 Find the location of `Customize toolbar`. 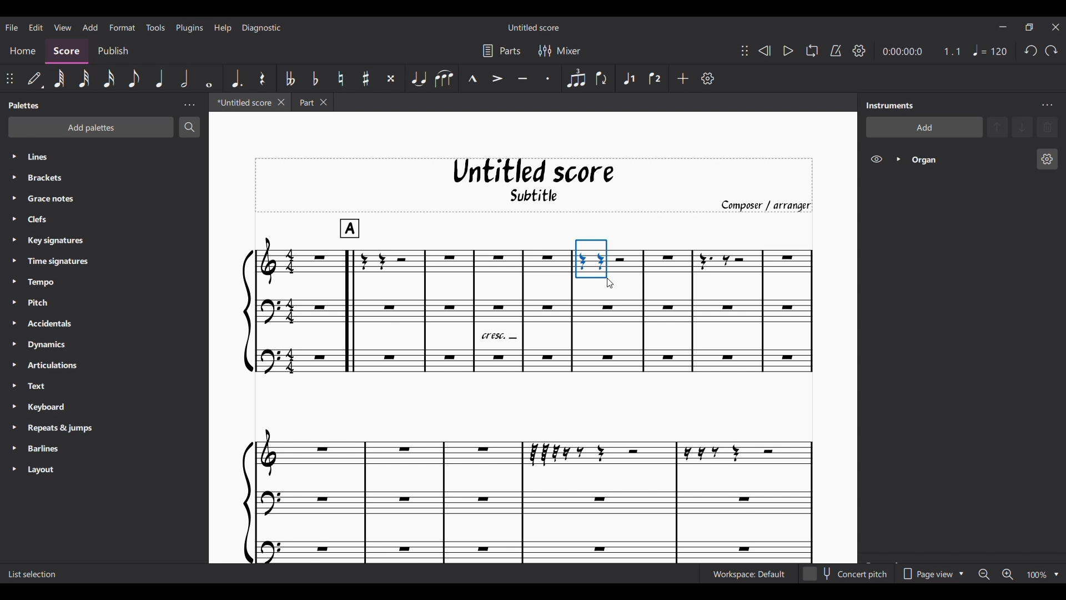

Customize toolbar is located at coordinates (707, 78).